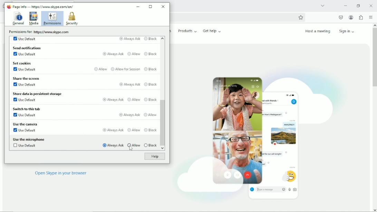  What do you see at coordinates (134, 145) in the screenshot?
I see `Allow` at bounding box center [134, 145].